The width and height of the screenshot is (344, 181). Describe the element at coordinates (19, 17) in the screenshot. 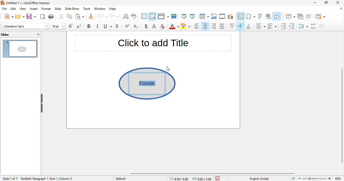

I see `open` at that location.